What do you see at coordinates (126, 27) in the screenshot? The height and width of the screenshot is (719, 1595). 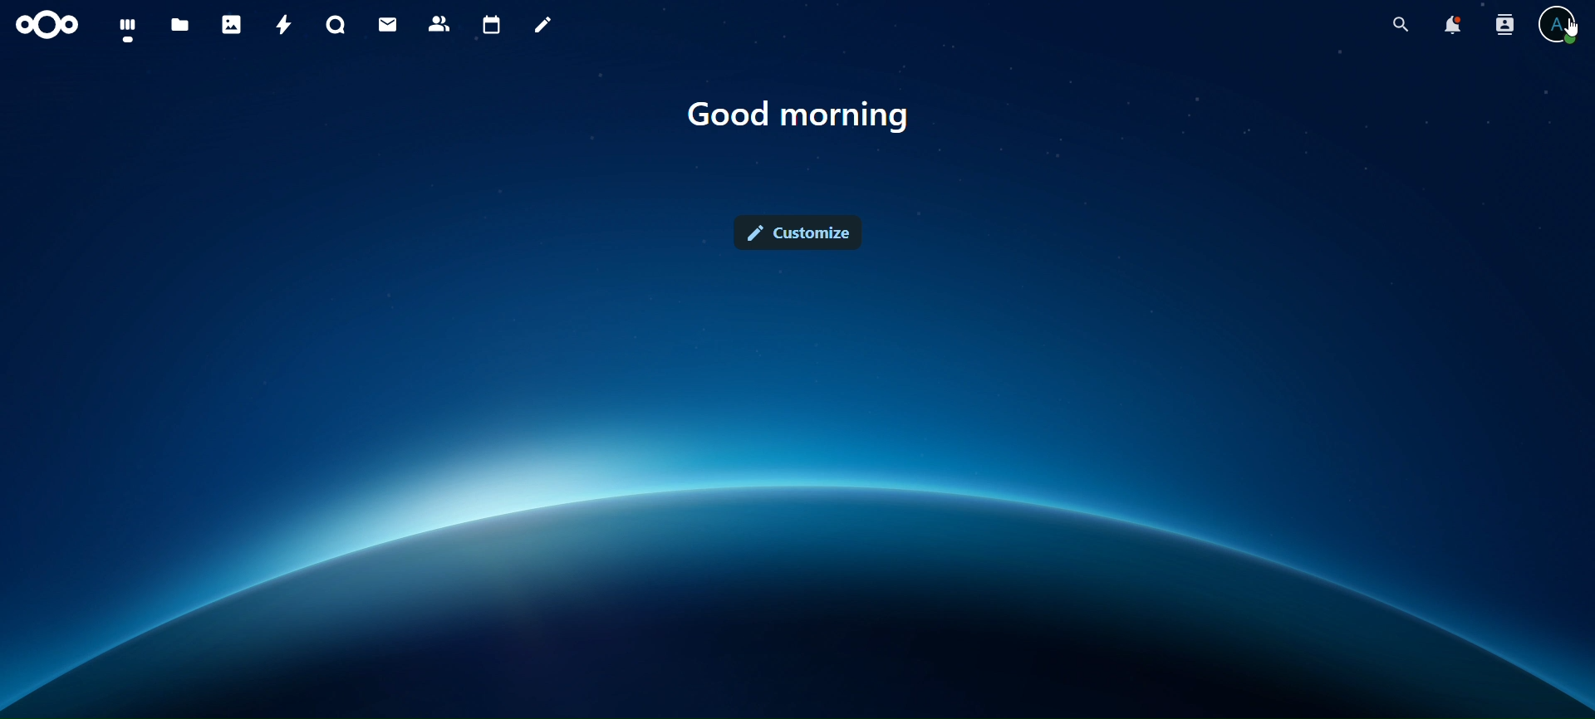 I see `dashboard` at bounding box center [126, 27].